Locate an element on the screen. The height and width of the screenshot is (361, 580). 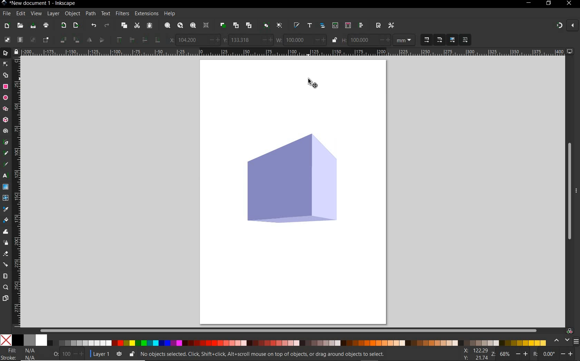
redo is located at coordinates (107, 25).